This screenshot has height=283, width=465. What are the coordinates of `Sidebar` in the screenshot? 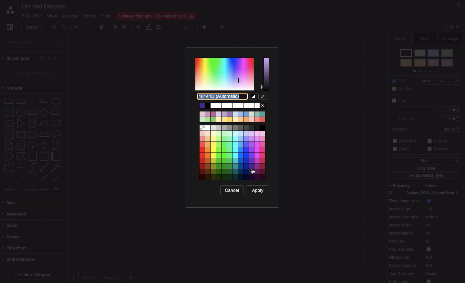 It's located at (450, 26).